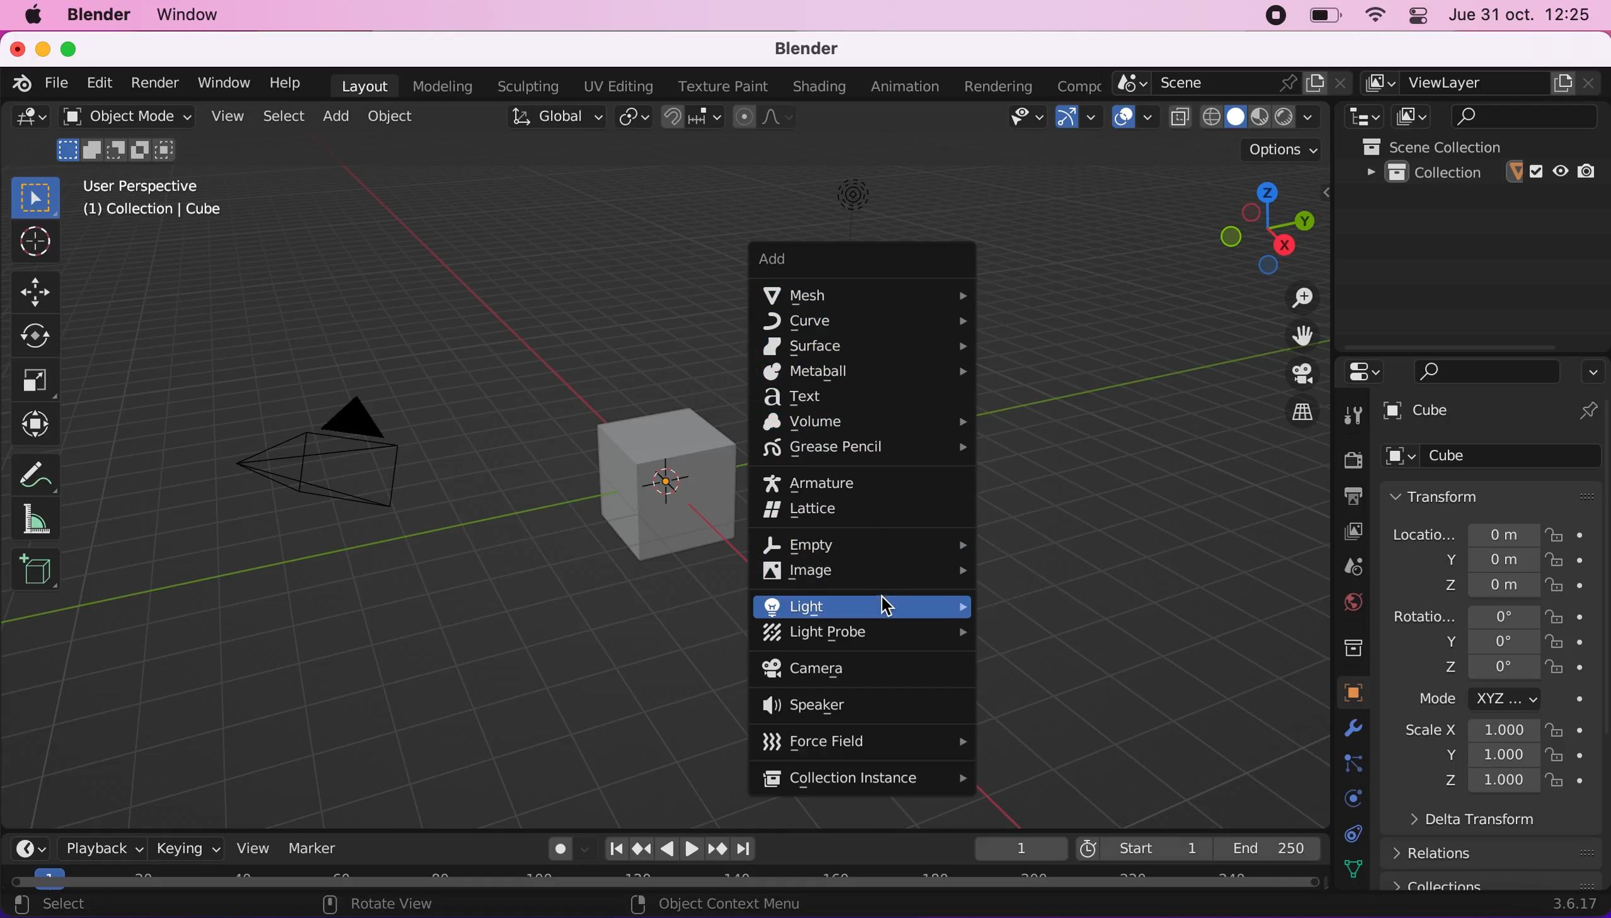 The image size is (1611, 918). What do you see at coordinates (153, 83) in the screenshot?
I see `render` at bounding box center [153, 83].